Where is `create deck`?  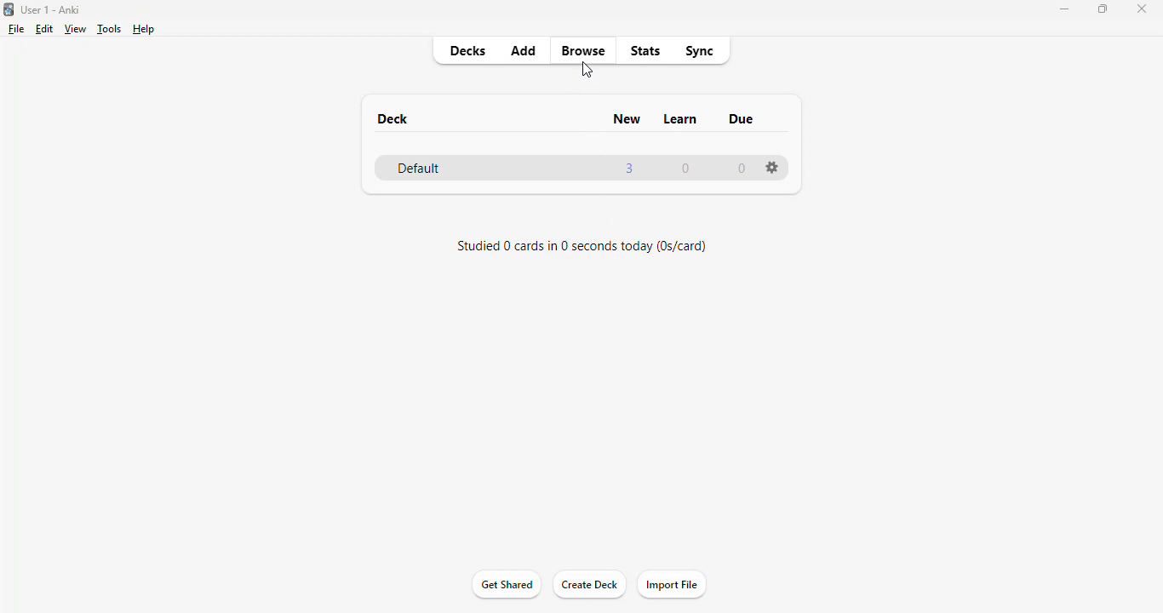
create deck is located at coordinates (589, 586).